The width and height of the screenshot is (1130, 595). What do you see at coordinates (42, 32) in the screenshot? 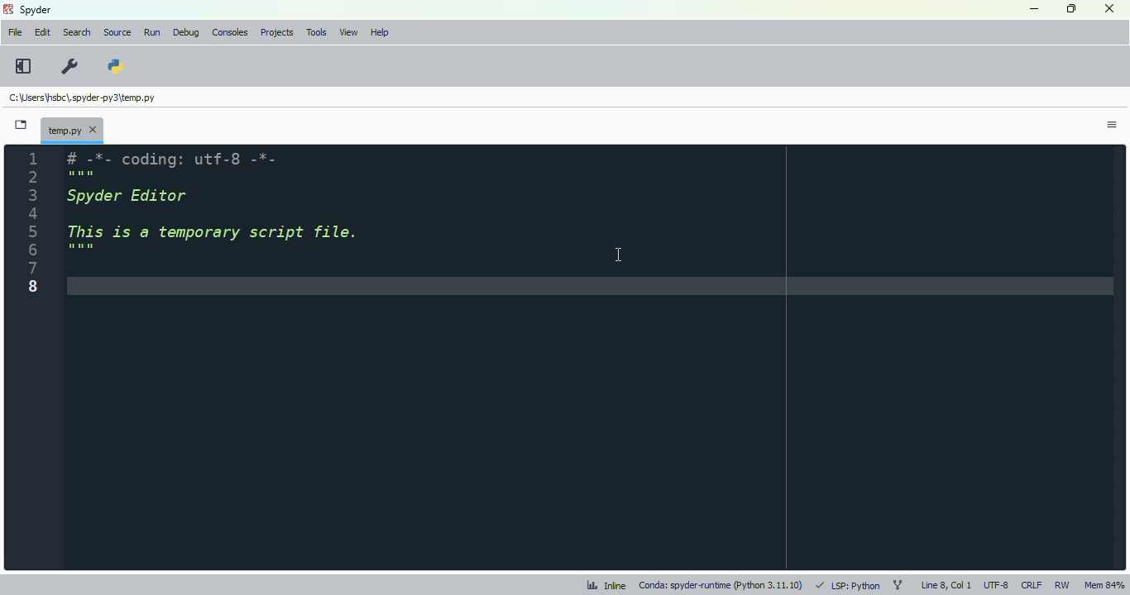
I see `edit` at bounding box center [42, 32].